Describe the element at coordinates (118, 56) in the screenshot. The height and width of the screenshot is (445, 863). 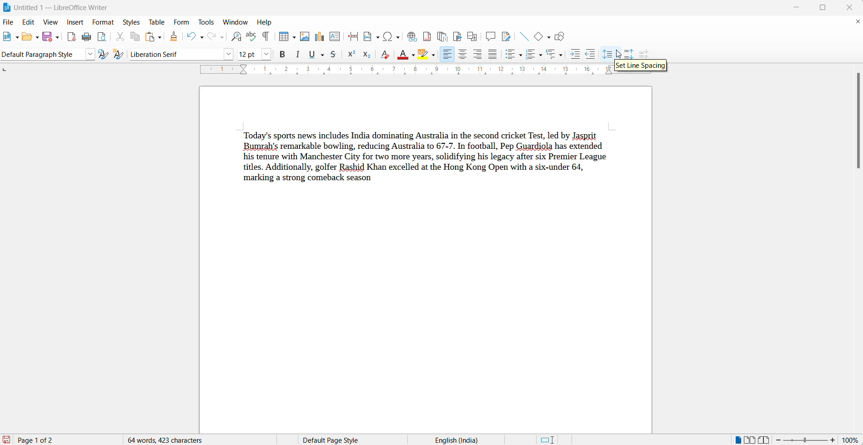
I see `new style from selections` at that location.